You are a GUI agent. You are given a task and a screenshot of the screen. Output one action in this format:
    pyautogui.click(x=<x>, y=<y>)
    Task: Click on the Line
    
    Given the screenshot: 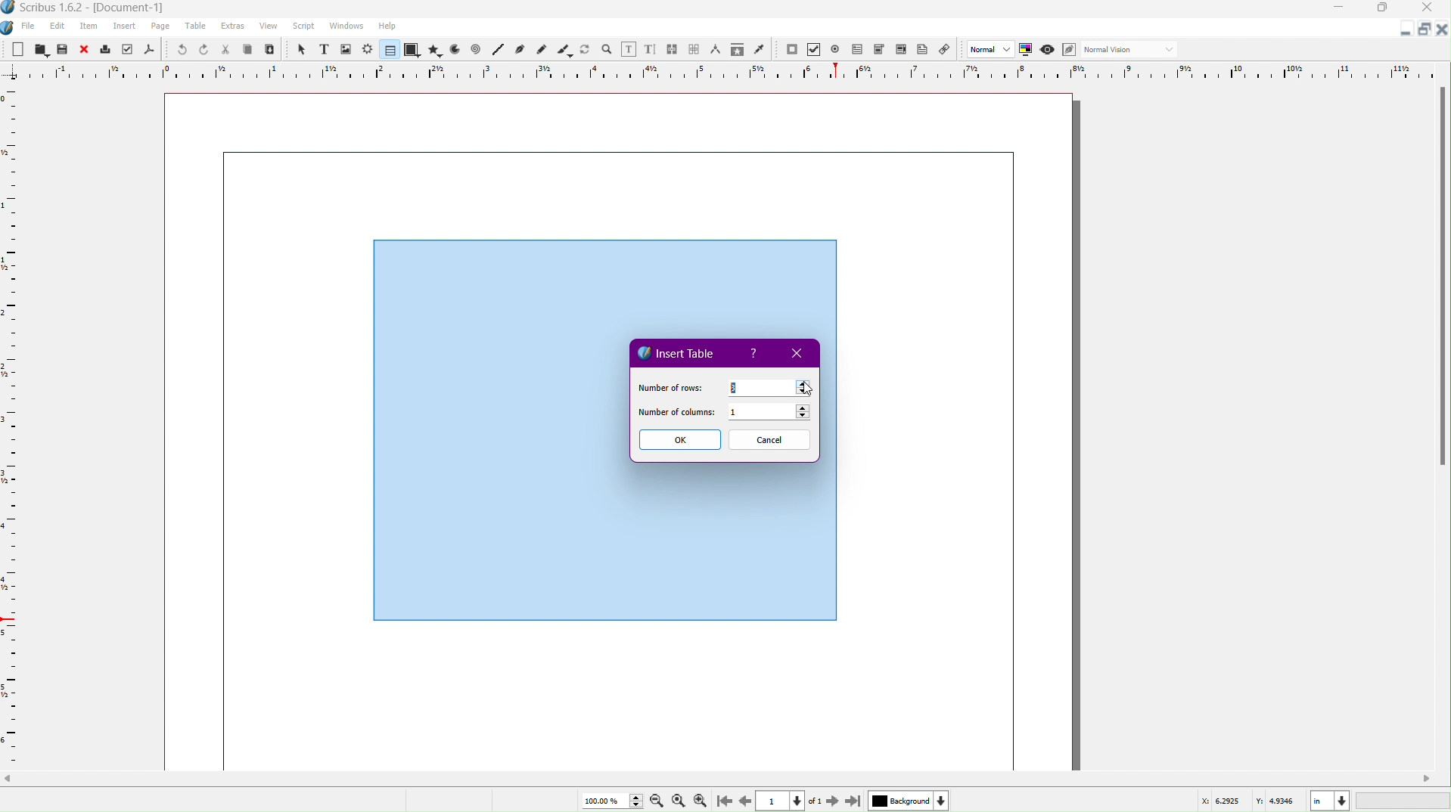 What is the action you would take?
    pyautogui.click(x=497, y=50)
    